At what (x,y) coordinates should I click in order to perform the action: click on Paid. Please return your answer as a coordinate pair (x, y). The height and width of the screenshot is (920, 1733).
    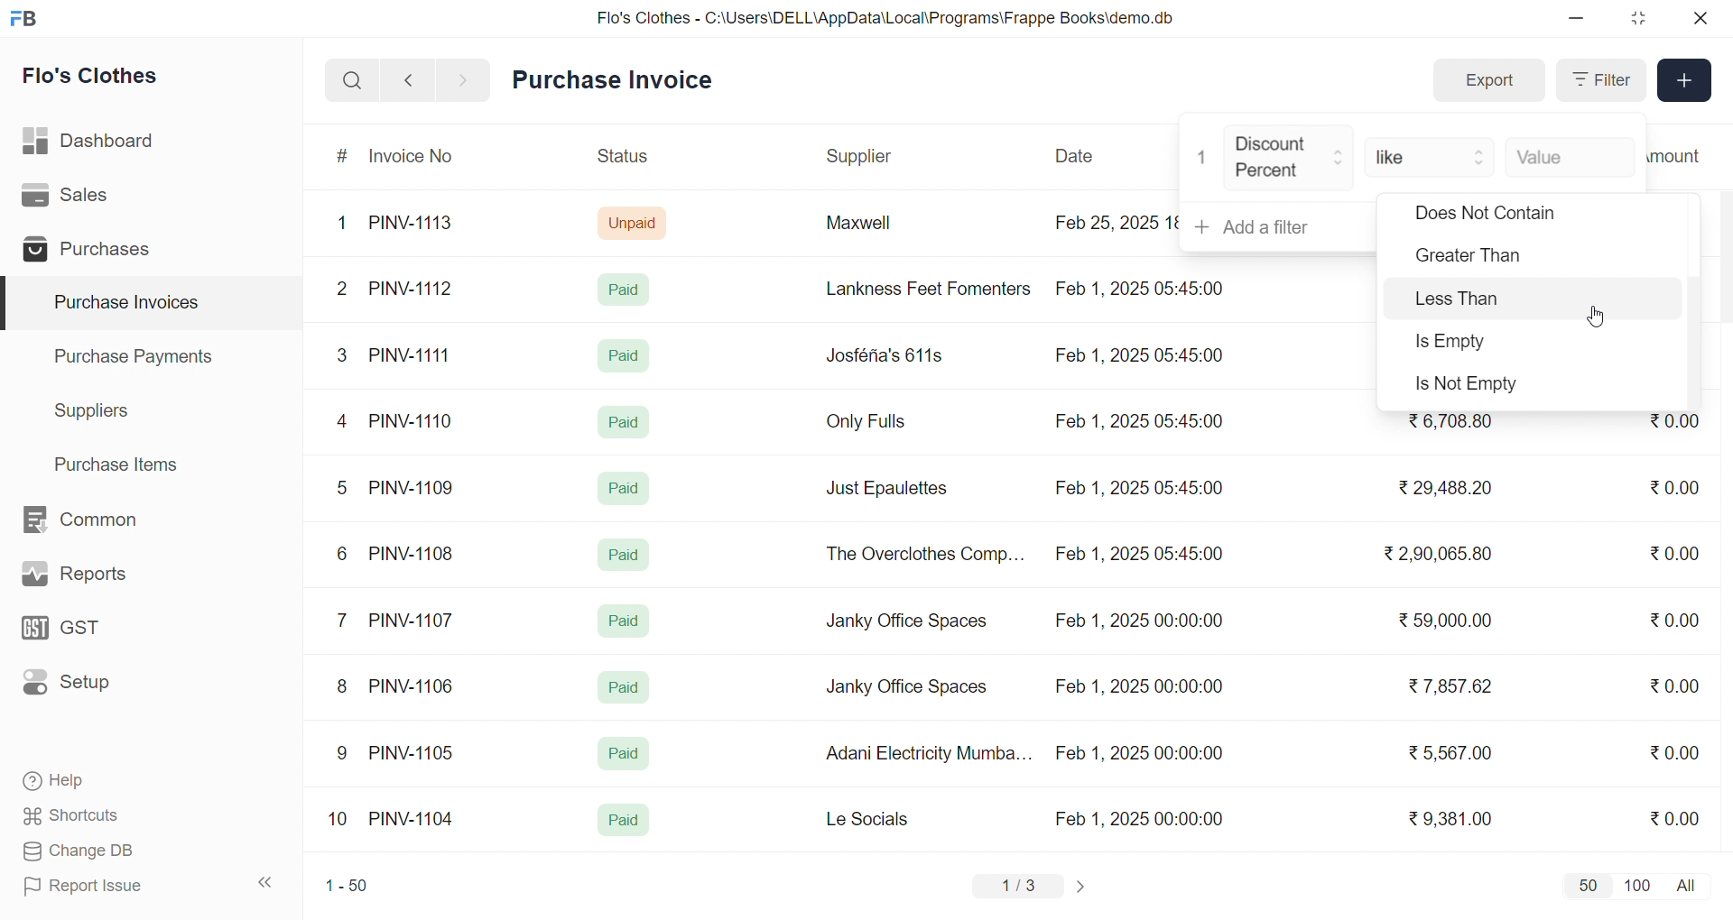
    Looking at the image, I should click on (627, 485).